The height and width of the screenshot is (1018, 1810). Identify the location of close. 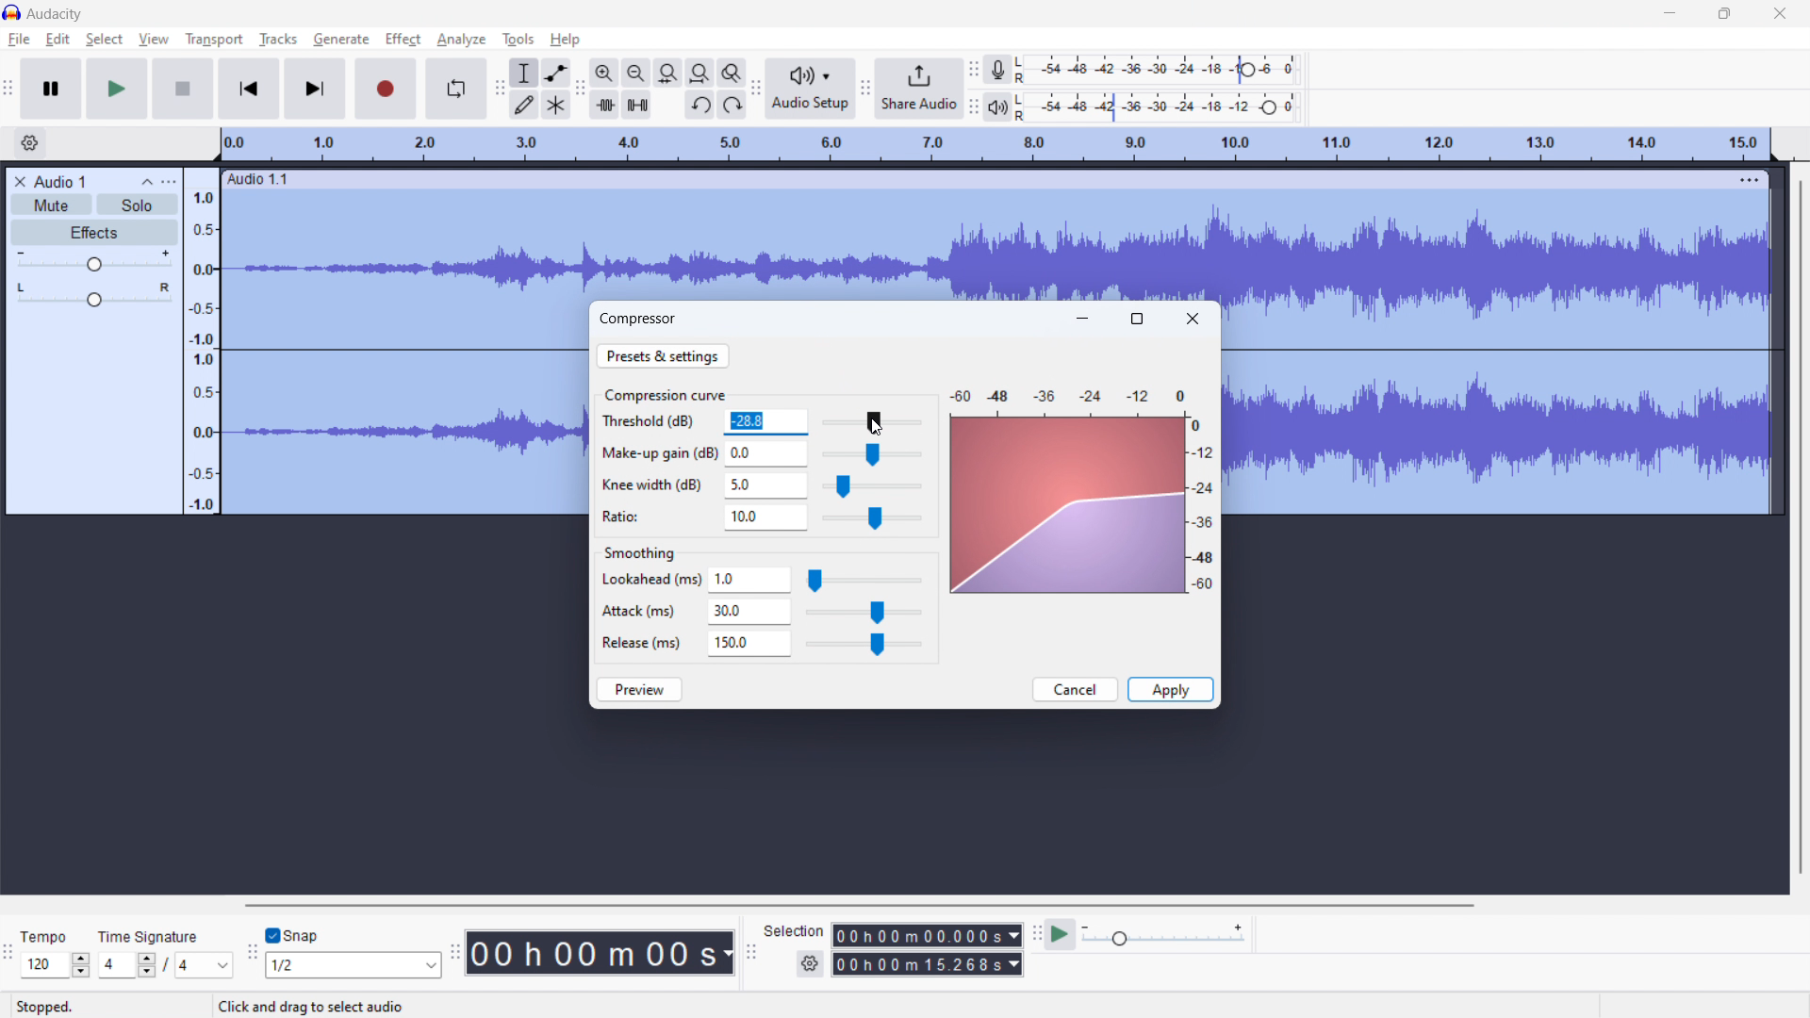
(1193, 319).